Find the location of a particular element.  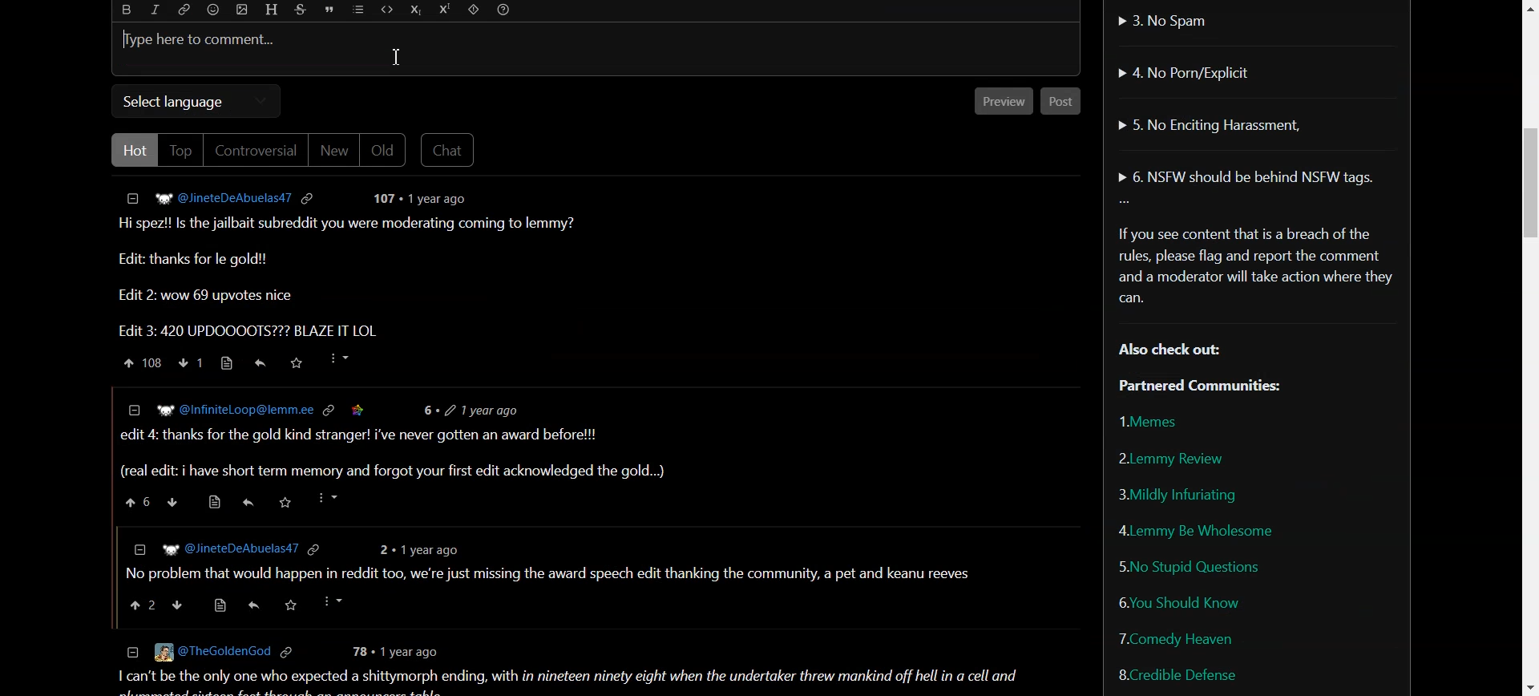

Lemmy Review is located at coordinates (1170, 457).